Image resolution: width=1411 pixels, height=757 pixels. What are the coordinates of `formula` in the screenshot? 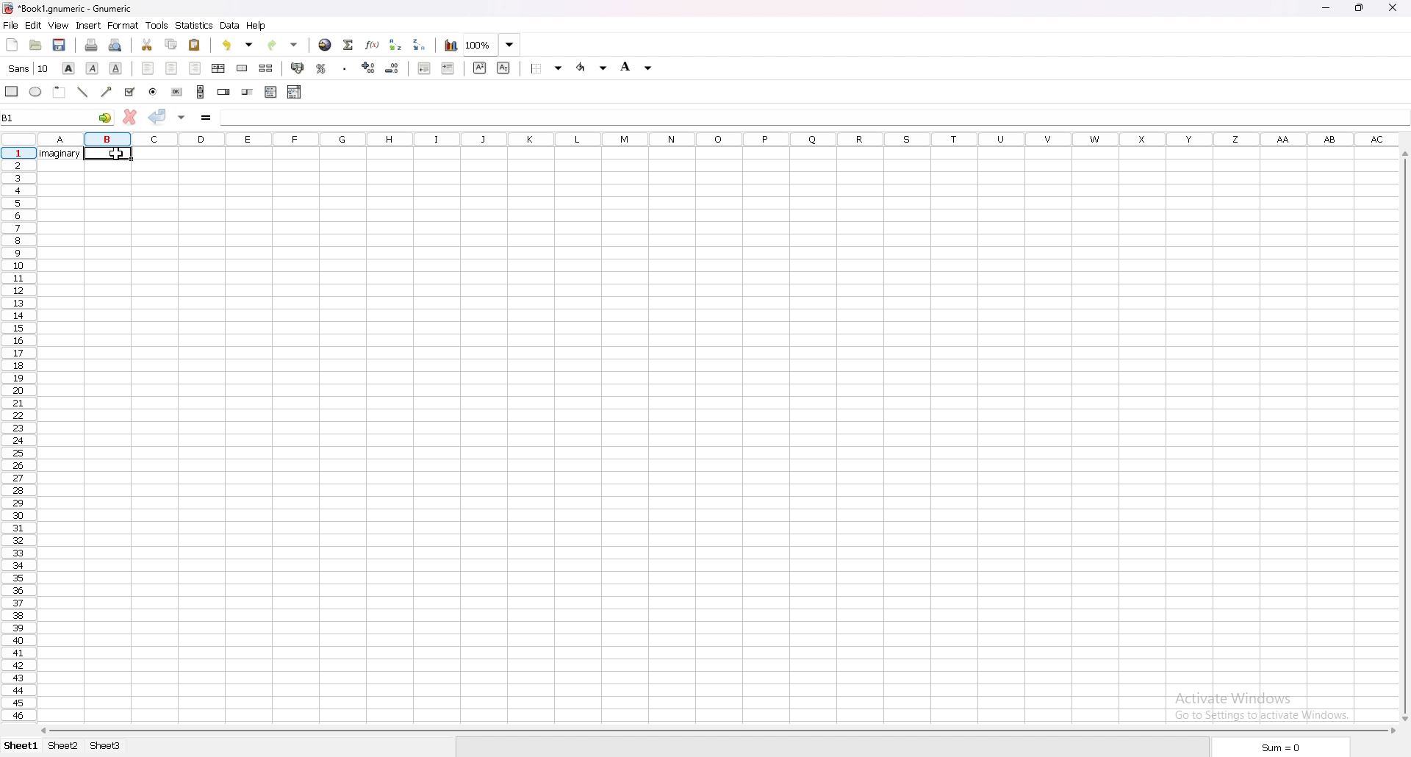 It's located at (207, 117).